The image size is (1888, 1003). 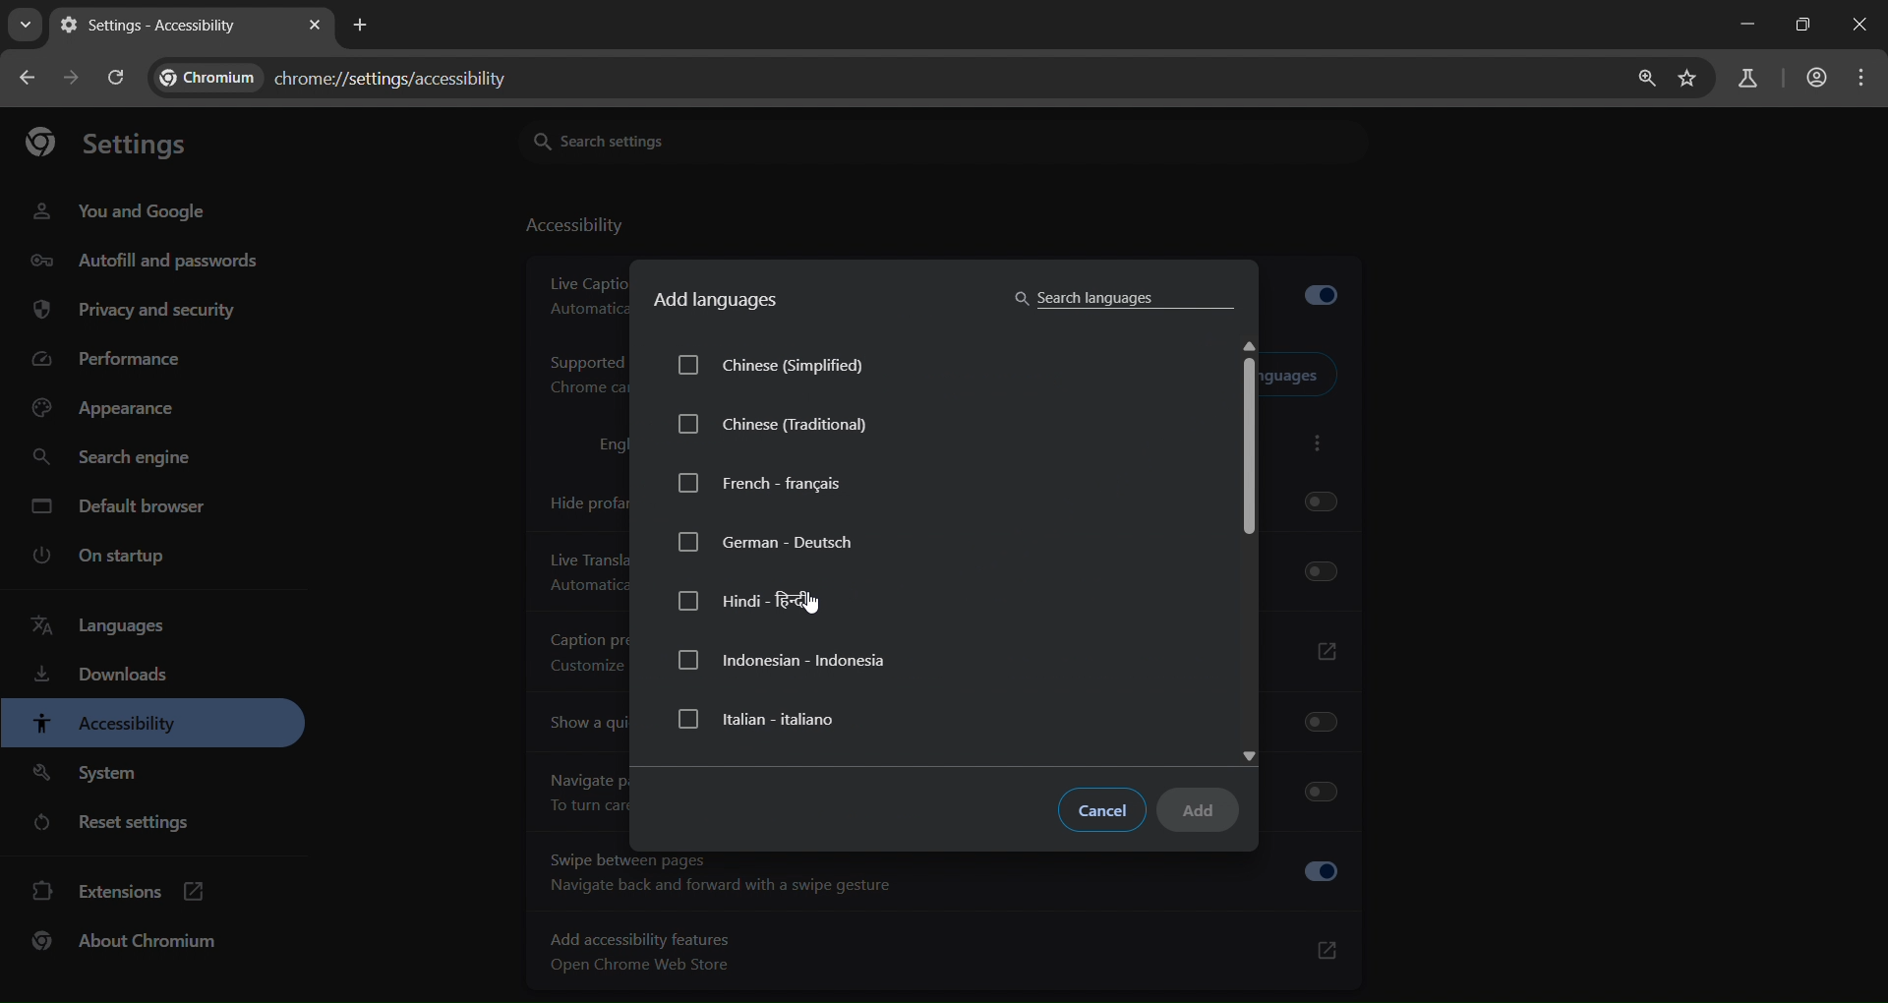 I want to click on scroll down, so click(x=1255, y=752).